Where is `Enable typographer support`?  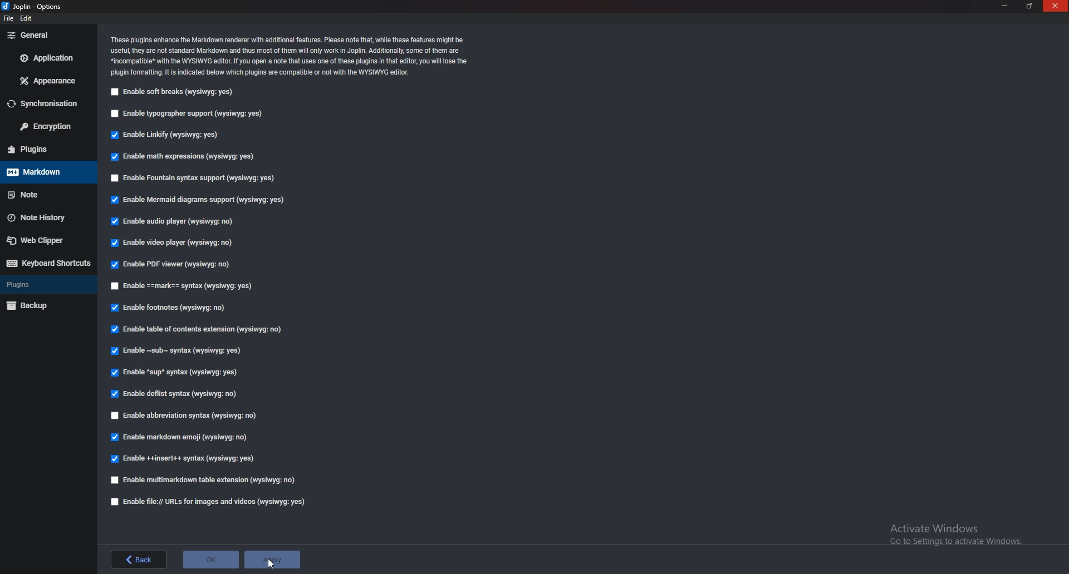
Enable typographer support is located at coordinates (194, 113).